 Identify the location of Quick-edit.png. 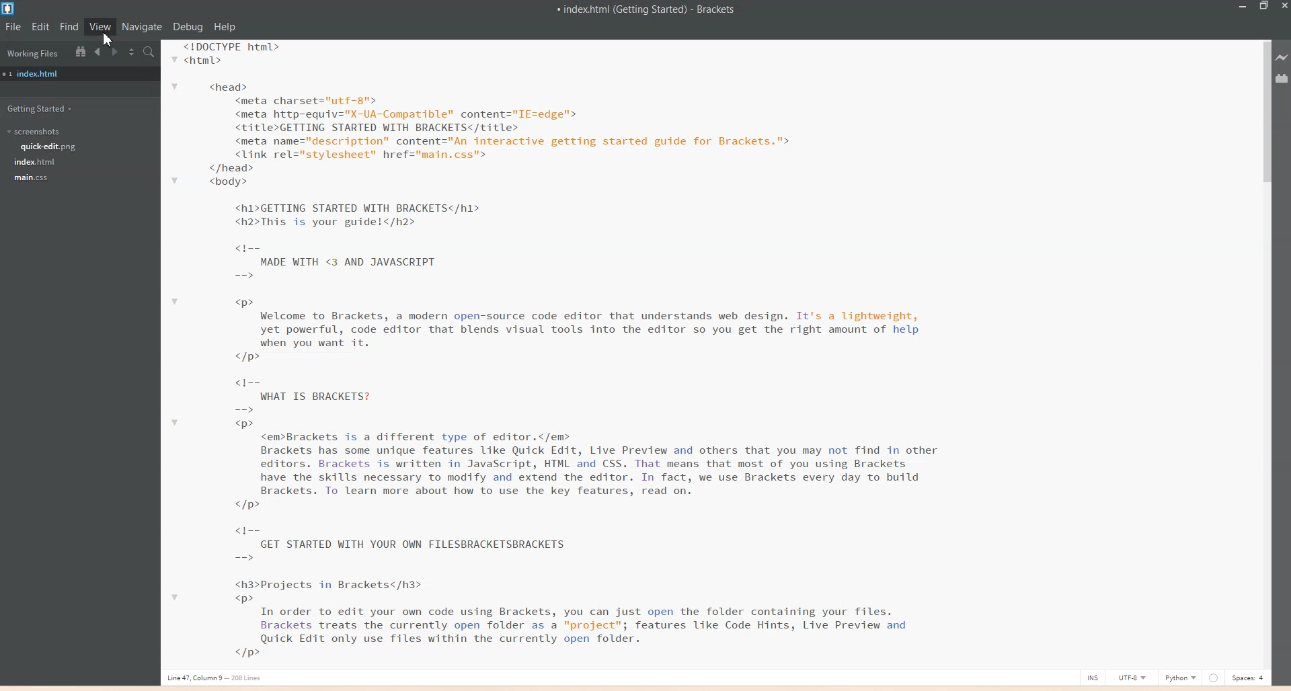
(50, 147).